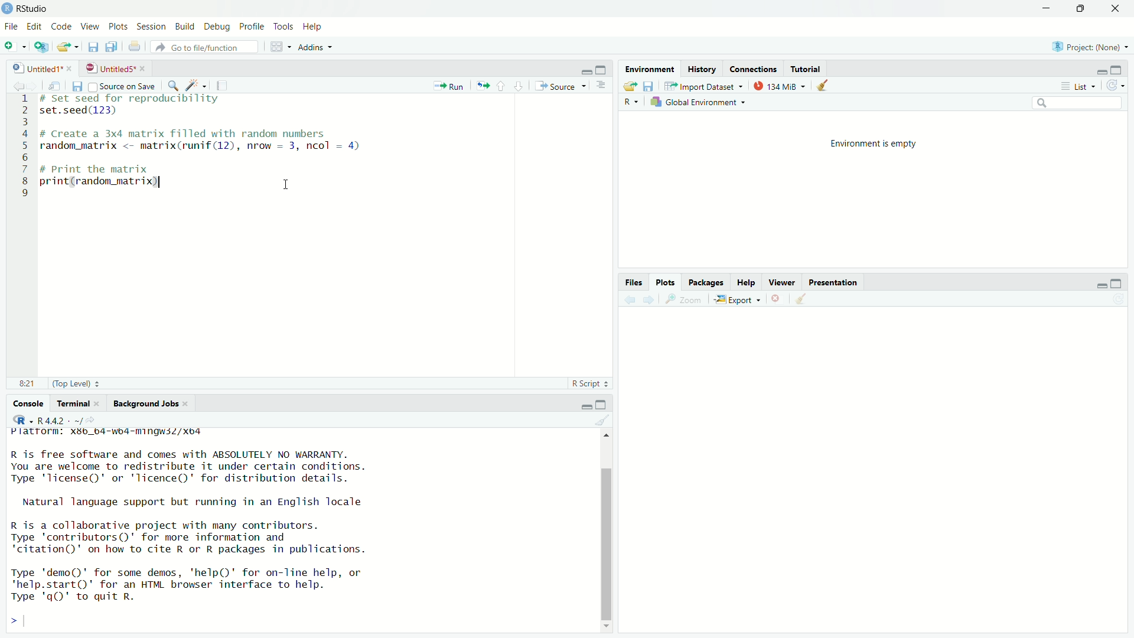 Image resolution: width=1134 pixels, height=638 pixels. Describe the element at coordinates (211, 153) in the screenshot. I see `1 # Set seed for reproducibility

2 set.seed(123)

3

4 # Create a 3x4 matrix filled with random numbers

5 random_matrix <- matrix(runif(12), nrow = 3, ncol = 4)
6

7 # Print the matrix

8 print(random_matrix) 1

9` at that location.